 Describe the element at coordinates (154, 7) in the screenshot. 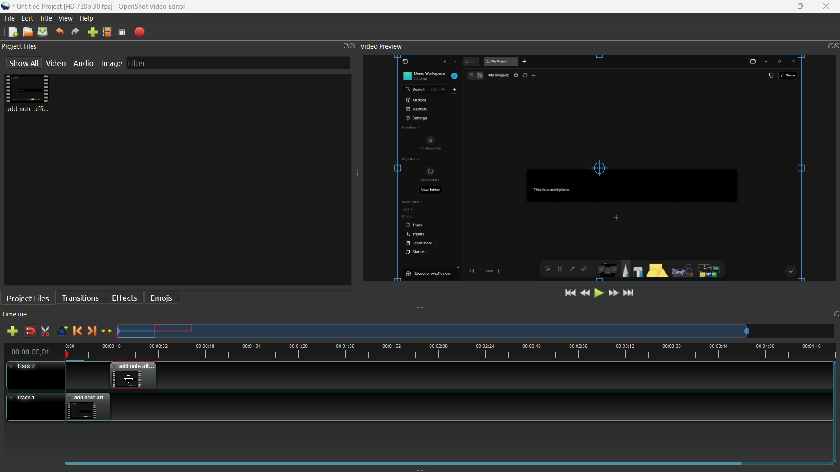

I see `app name` at that location.